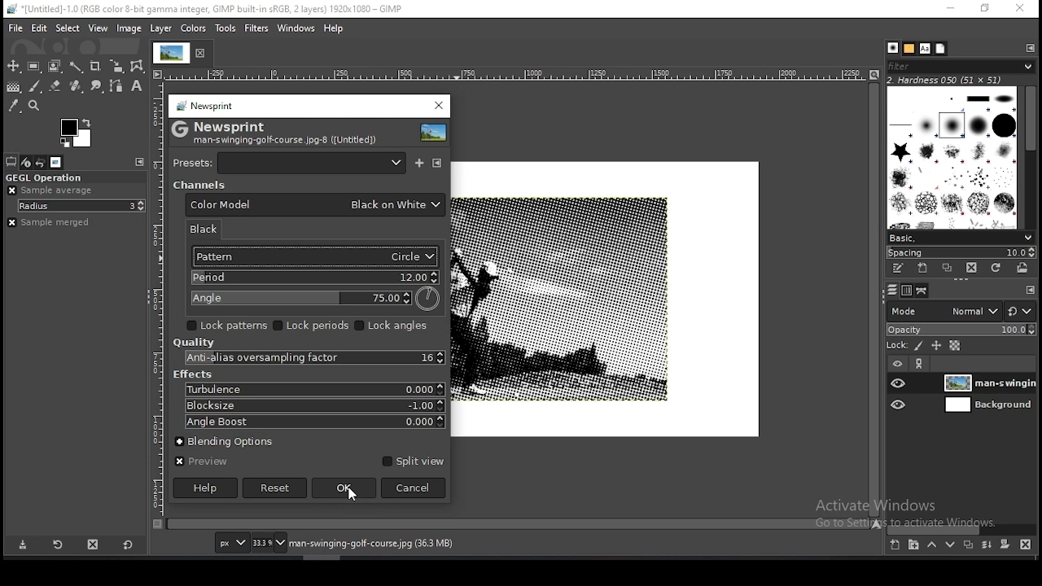 The image size is (1042, 586). I want to click on fonts, so click(926, 49).